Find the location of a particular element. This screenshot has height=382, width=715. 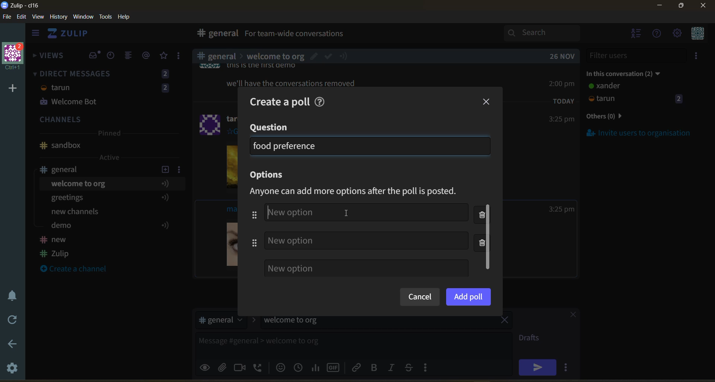

history is located at coordinates (58, 18).